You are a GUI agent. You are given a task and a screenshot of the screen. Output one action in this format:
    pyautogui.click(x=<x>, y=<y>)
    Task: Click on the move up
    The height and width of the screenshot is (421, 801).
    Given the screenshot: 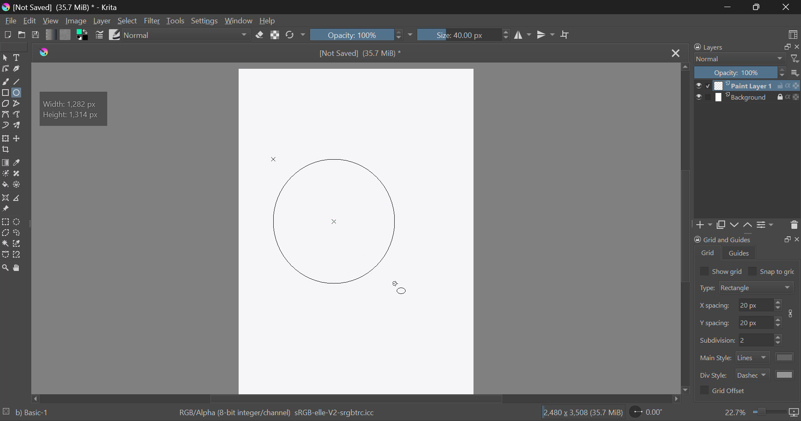 What is the action you would take?
    pyautogui.click(x=685, y=65)
    